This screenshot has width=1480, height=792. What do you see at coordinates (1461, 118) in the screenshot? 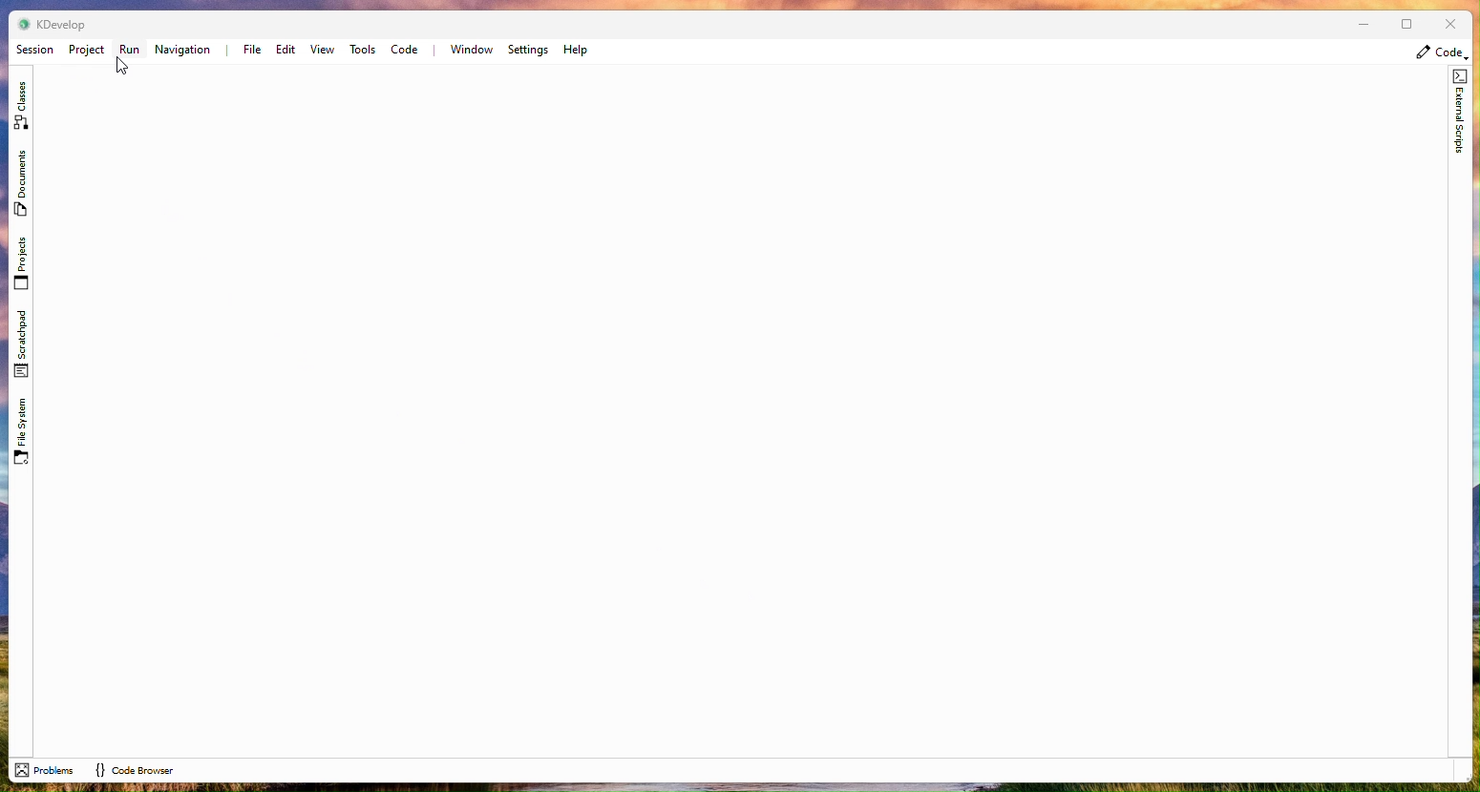
I see `External scripts` at bounding box center [1461, 118].